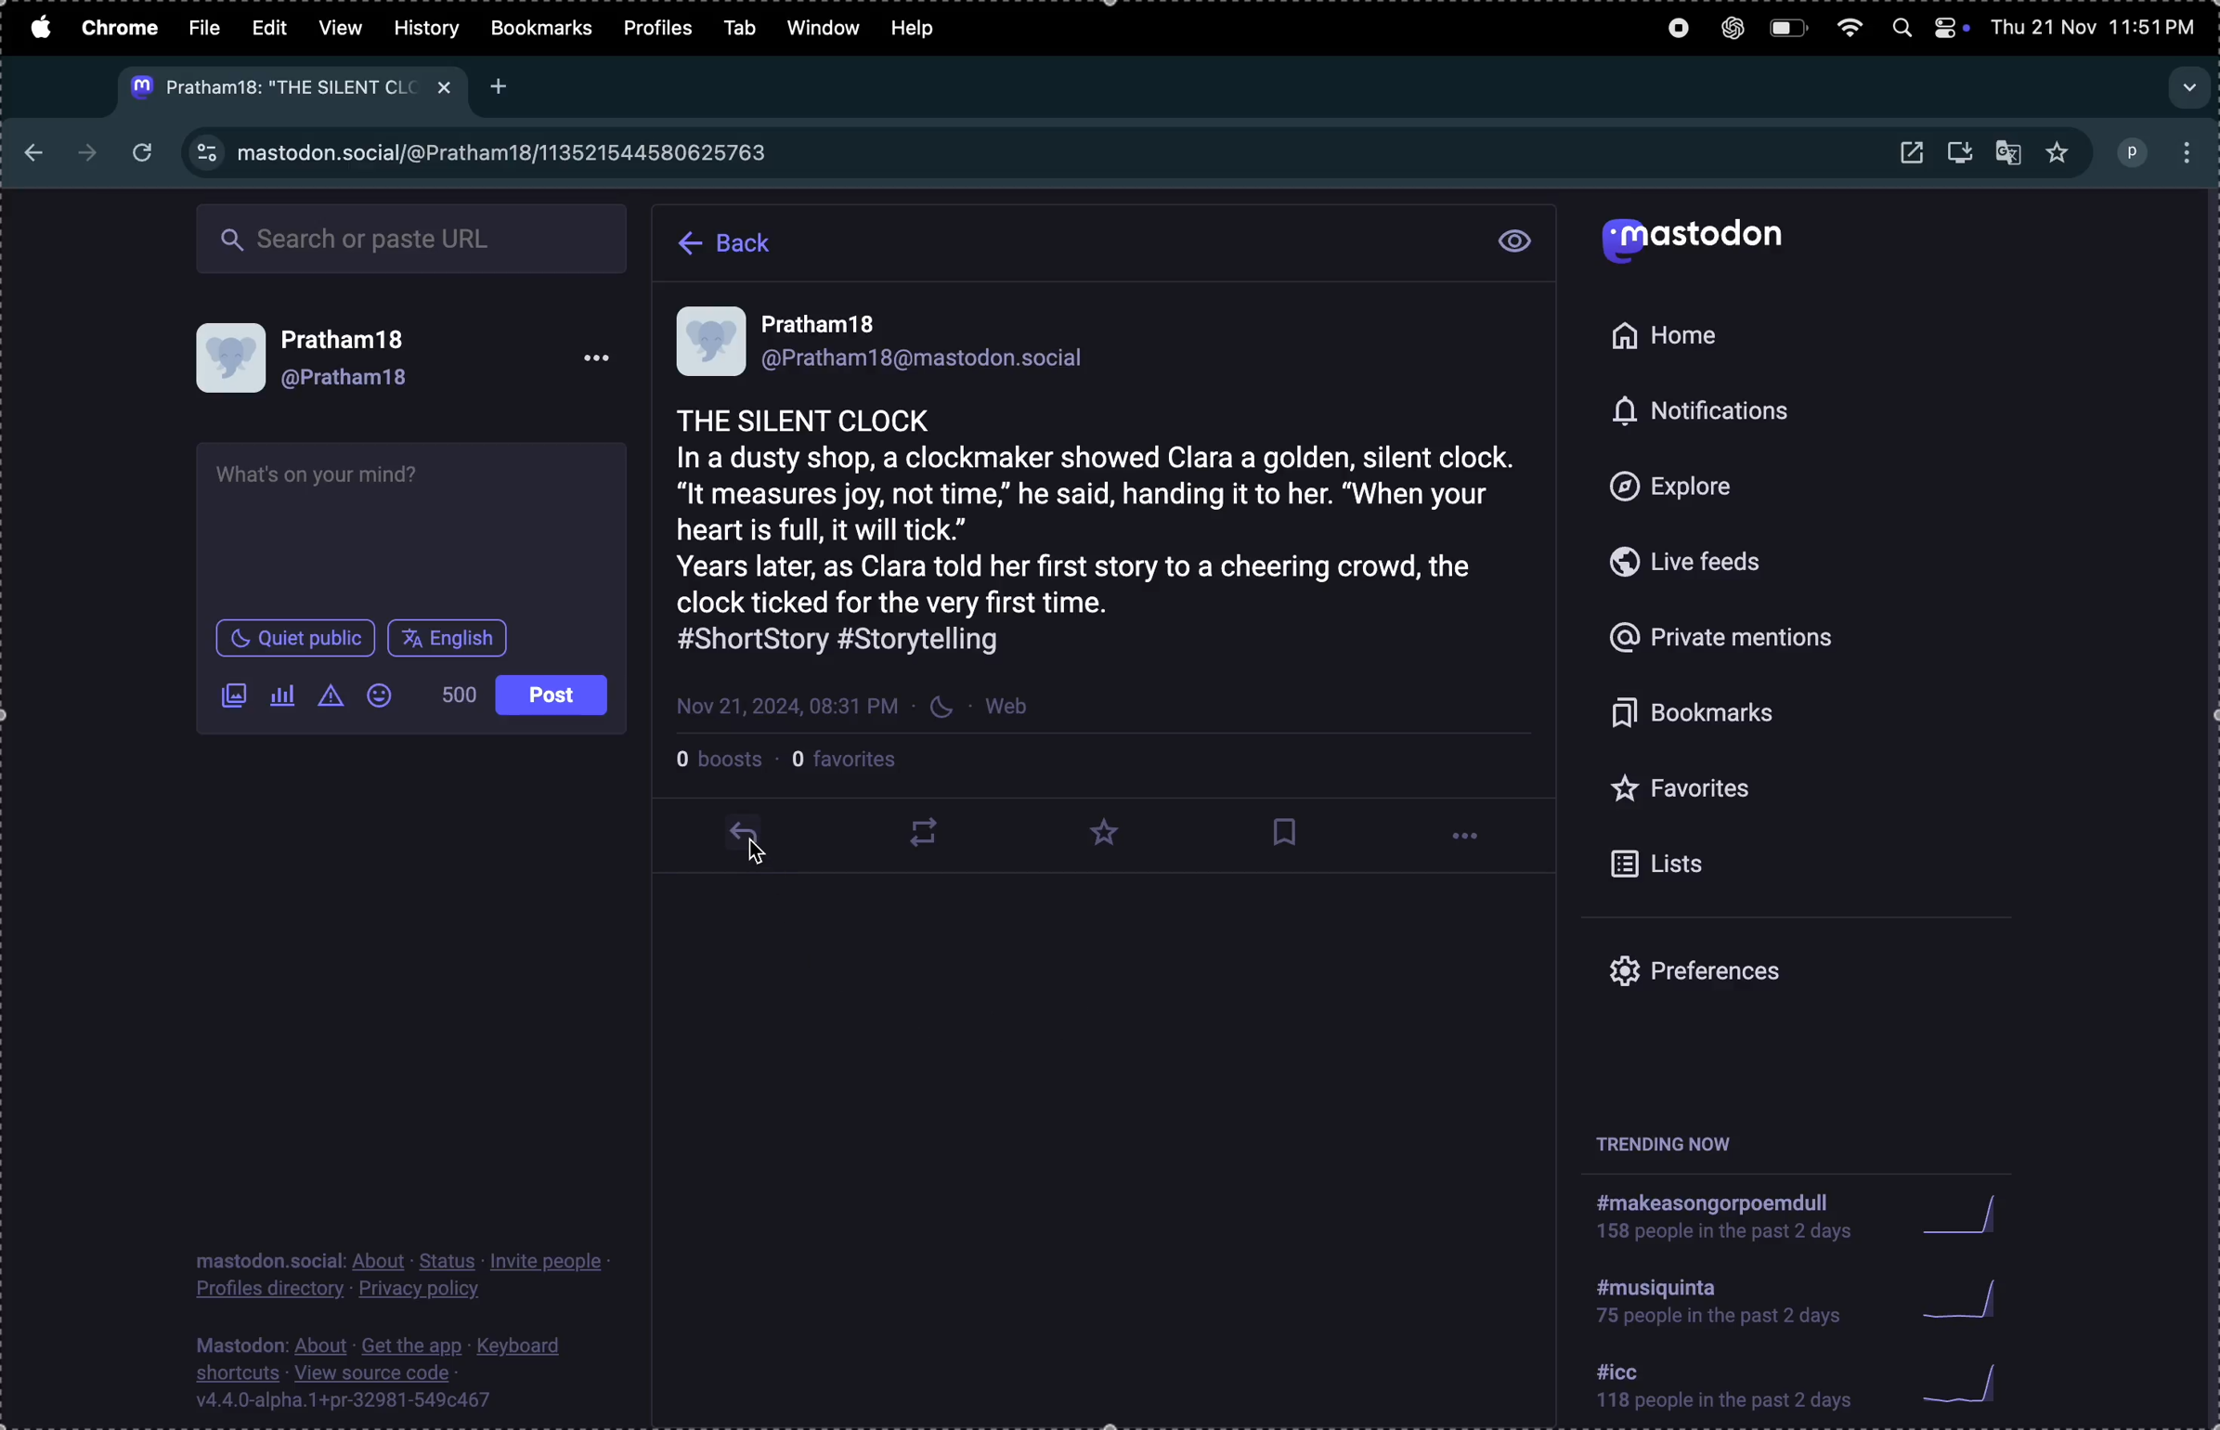 The width and height of the screenshot is (2220, 1430). Describe the element at coordinates (283, 695) in the screenshot. I see `pole` at that location.